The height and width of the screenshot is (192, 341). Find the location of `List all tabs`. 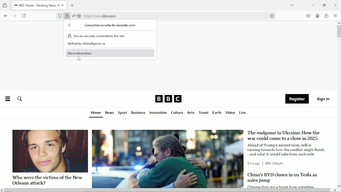

List all tabs is located at coordinates (291, 5).